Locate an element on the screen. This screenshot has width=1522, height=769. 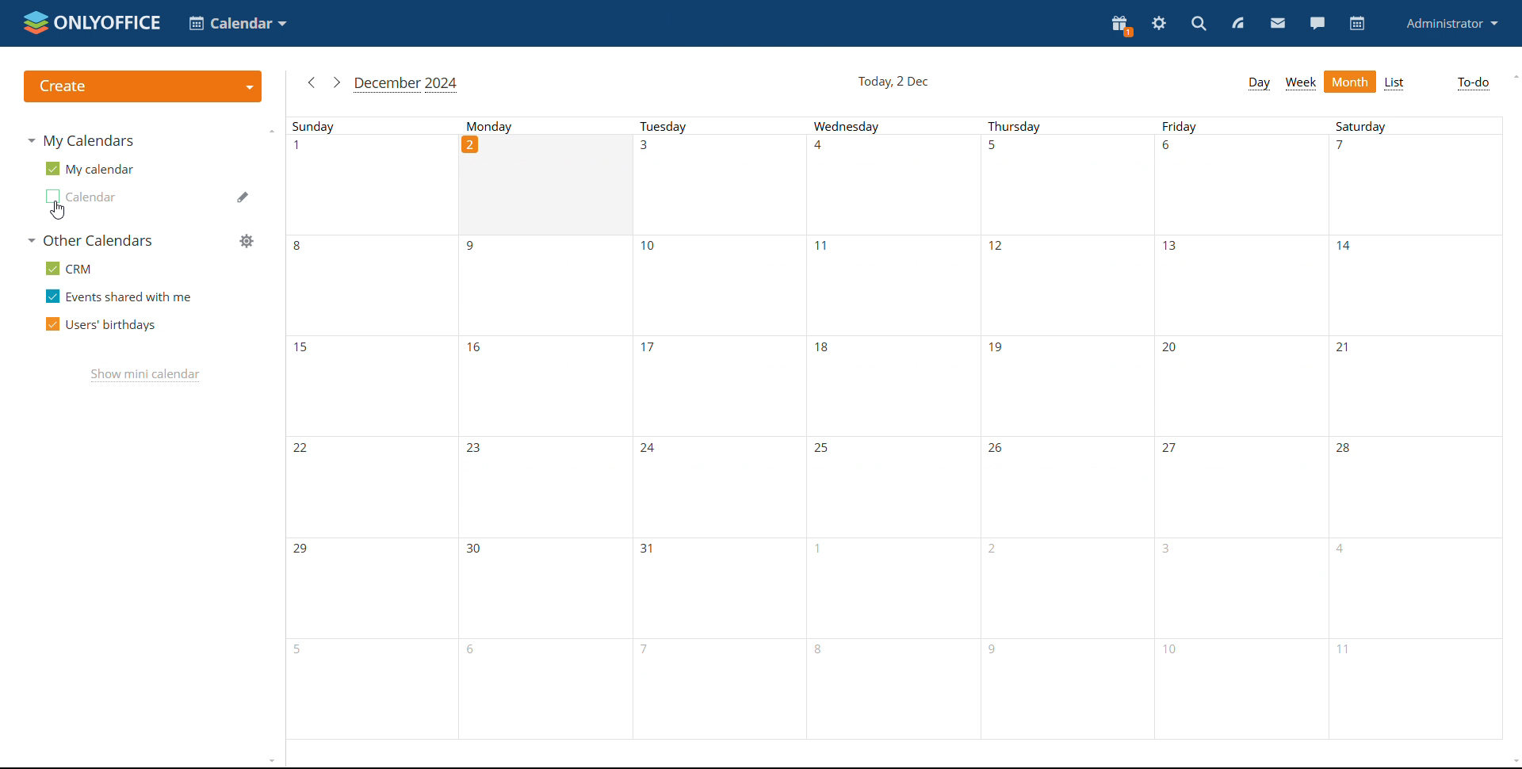
users' birthdays is located at coordinates (101, 325).